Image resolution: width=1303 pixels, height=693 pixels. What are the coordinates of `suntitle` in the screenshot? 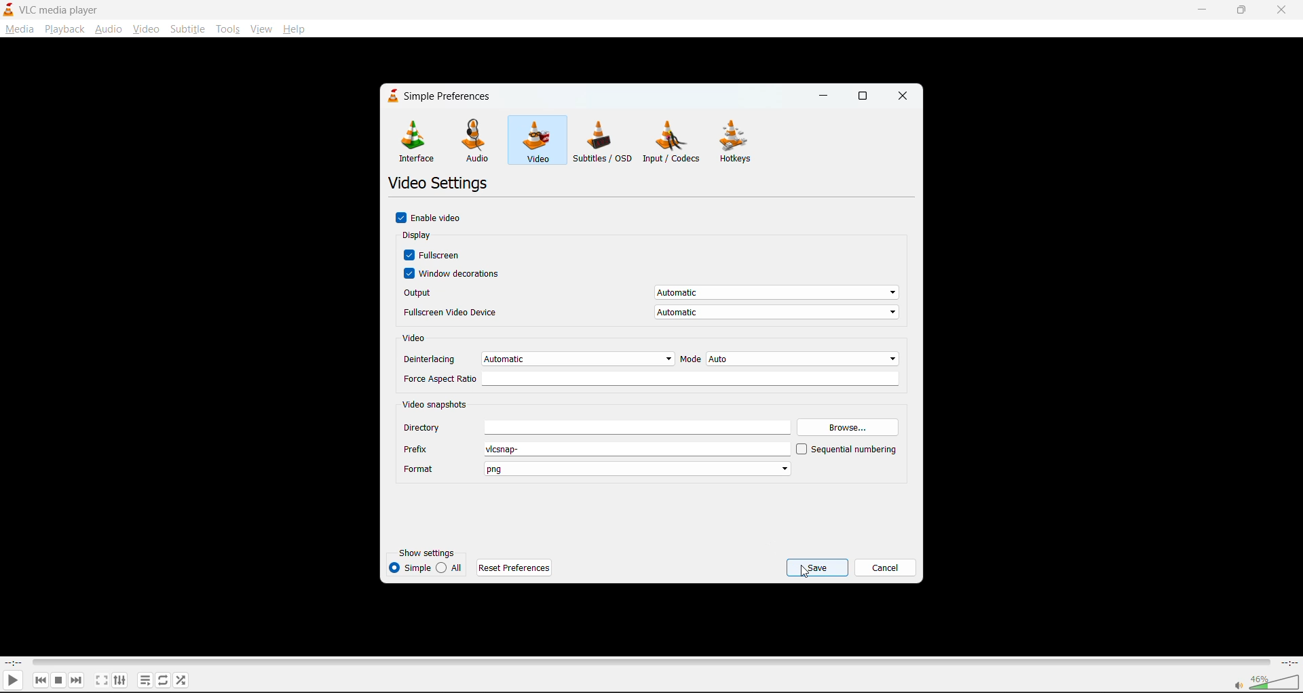 It's located at (187, 28).